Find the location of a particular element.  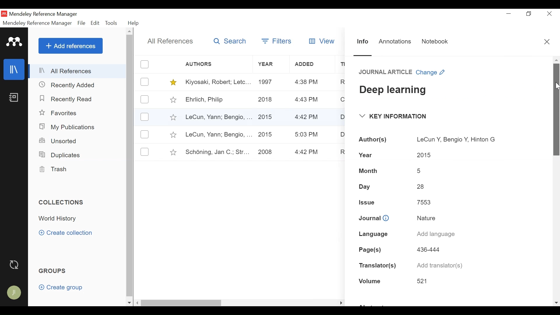

2015 is located at coordinates (424, 154).